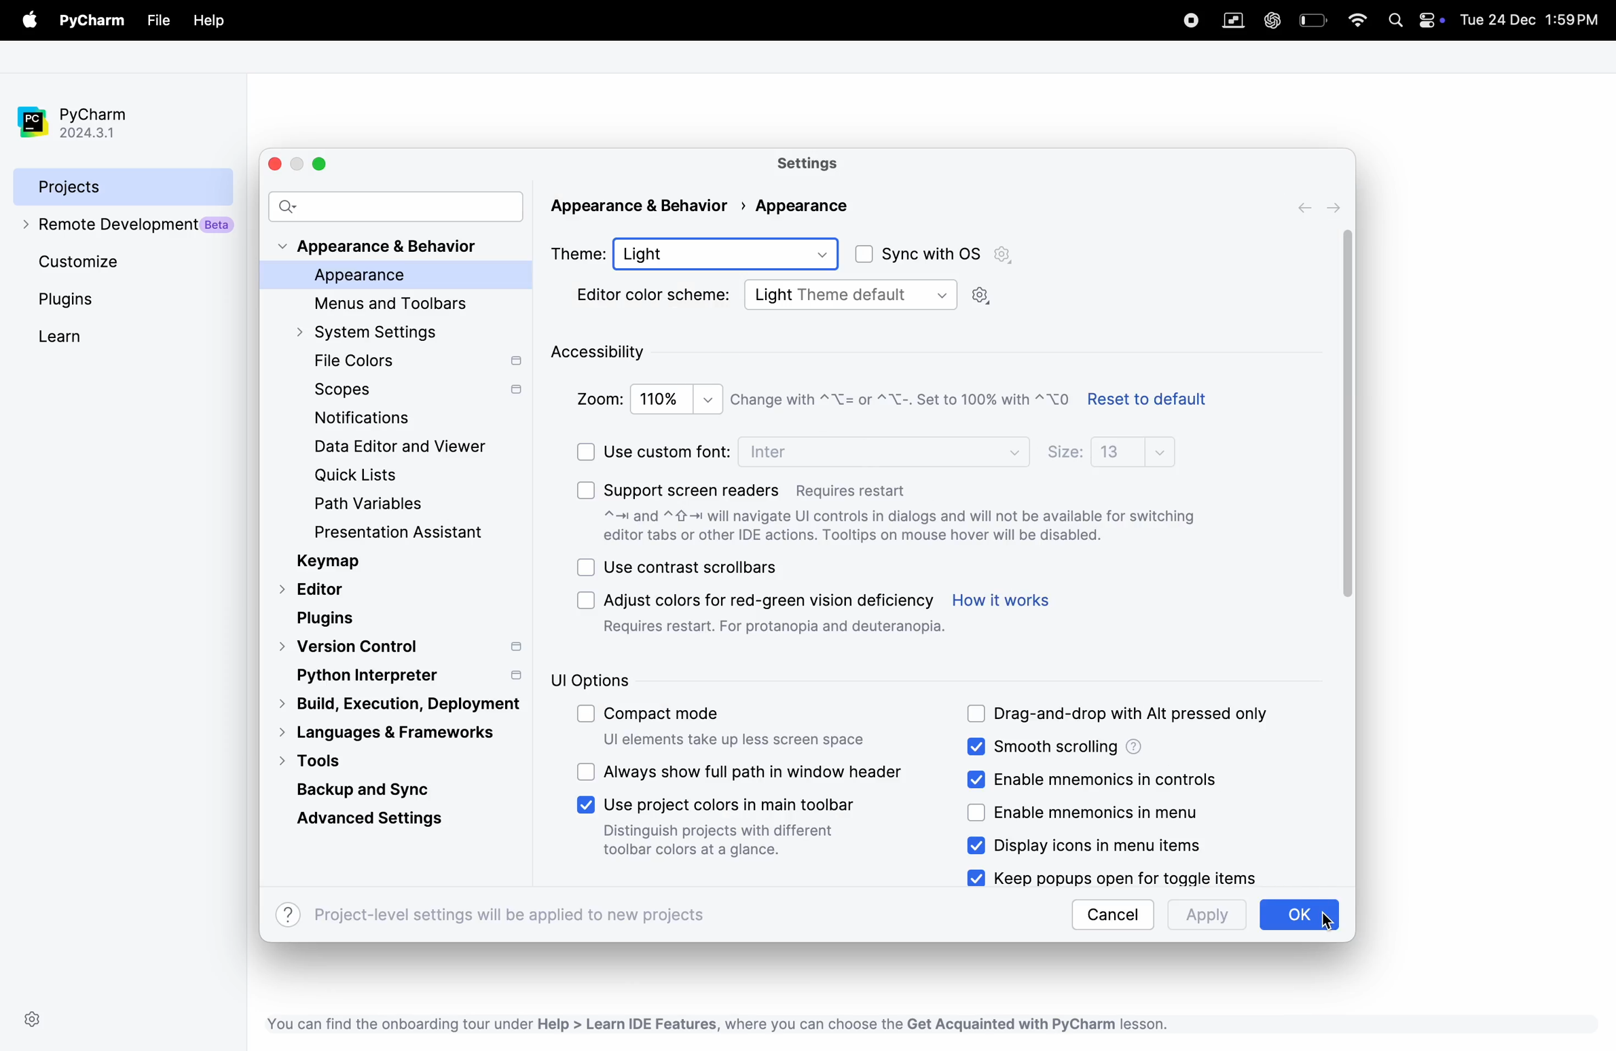  What do you see at coordinates (1333, 208) in the screenshot?
I see `next` at bounding box center [1333, 208].